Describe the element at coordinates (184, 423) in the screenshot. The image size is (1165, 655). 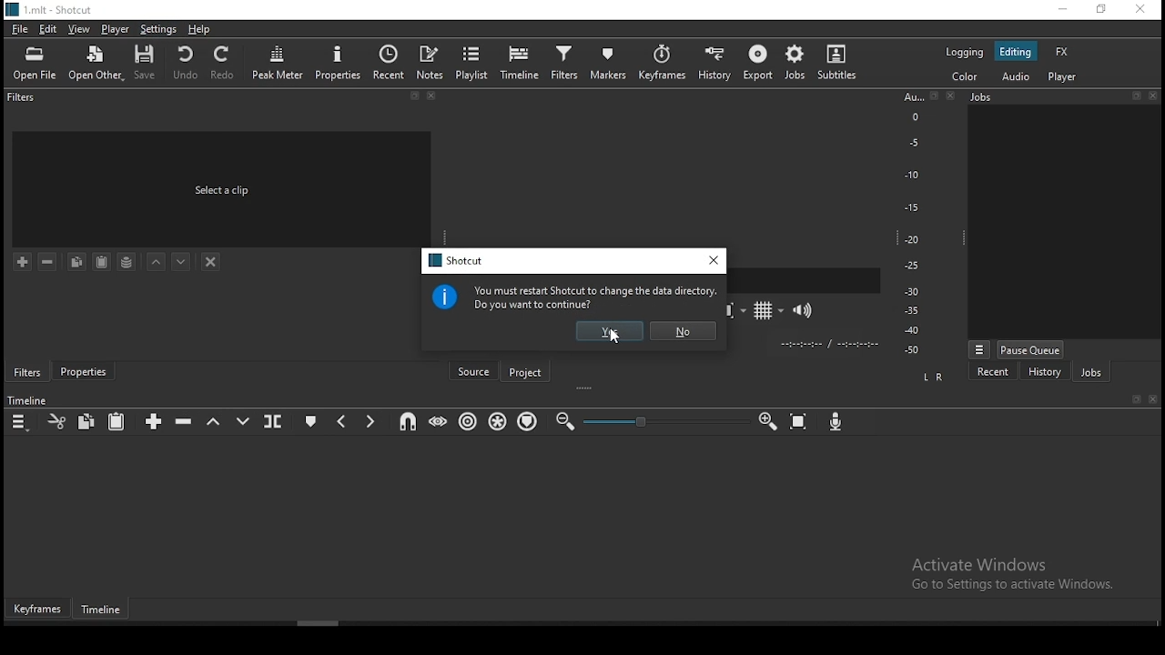
I see `ripple delete` at that location.